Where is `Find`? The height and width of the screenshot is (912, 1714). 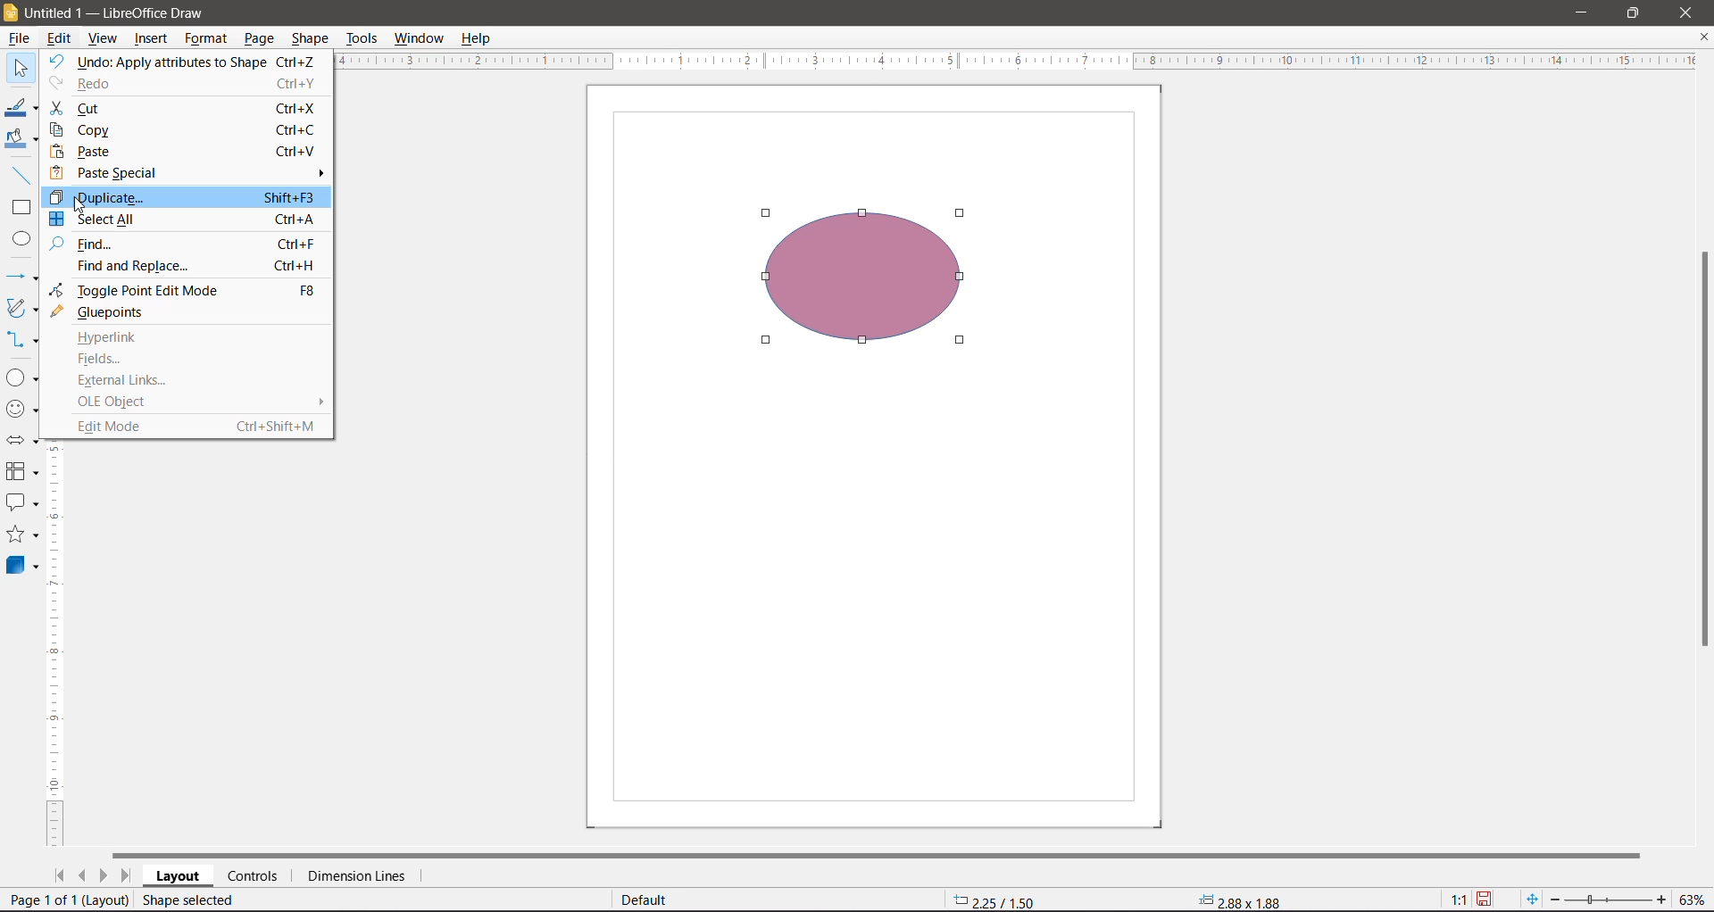
Find is located at coordinates (184, 245).